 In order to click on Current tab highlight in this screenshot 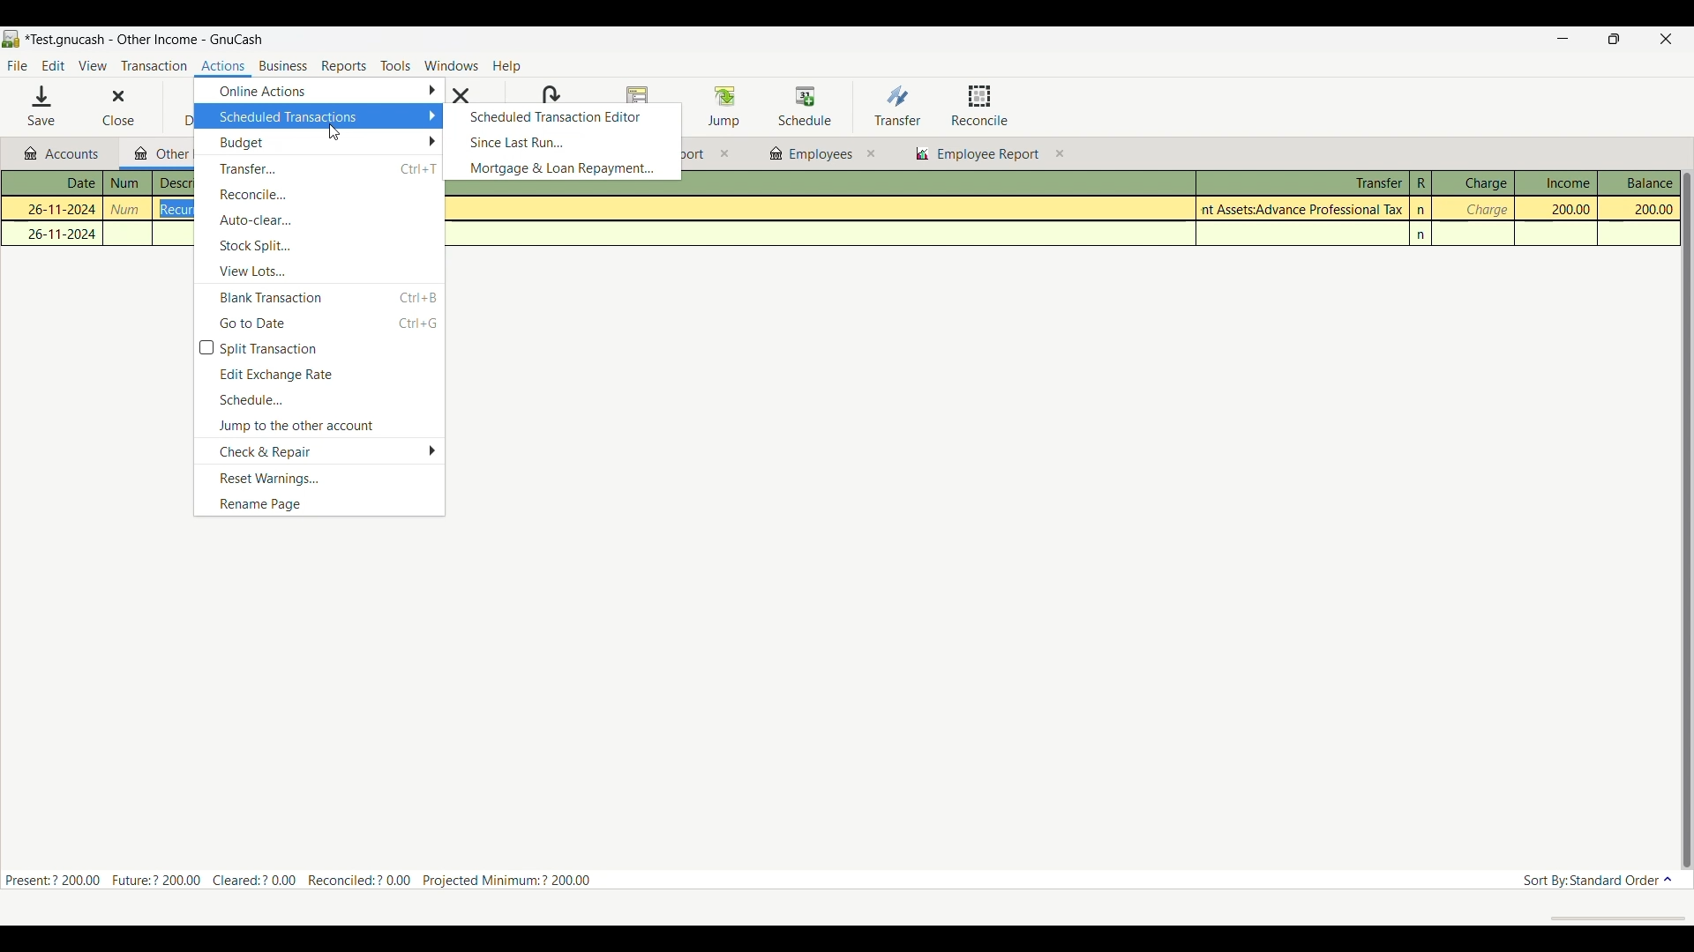, I will do `click(154, 152)`.